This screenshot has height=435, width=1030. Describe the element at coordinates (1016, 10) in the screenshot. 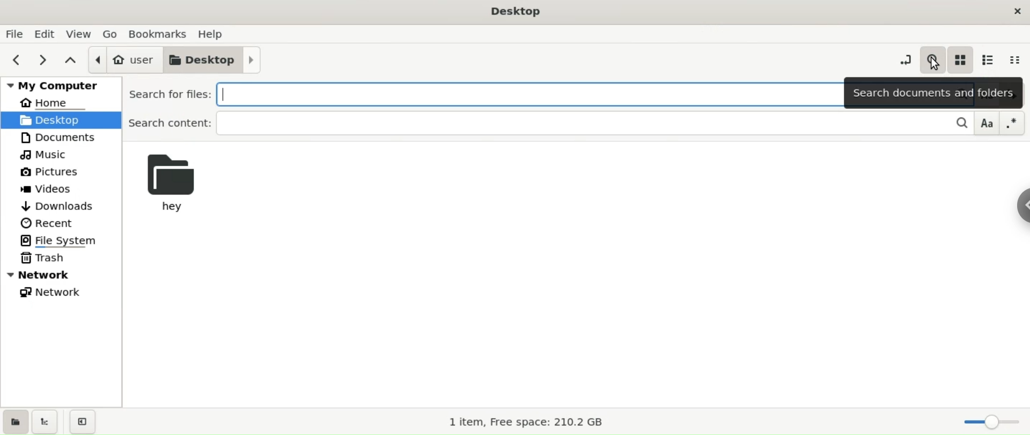

I see `close` at that location.